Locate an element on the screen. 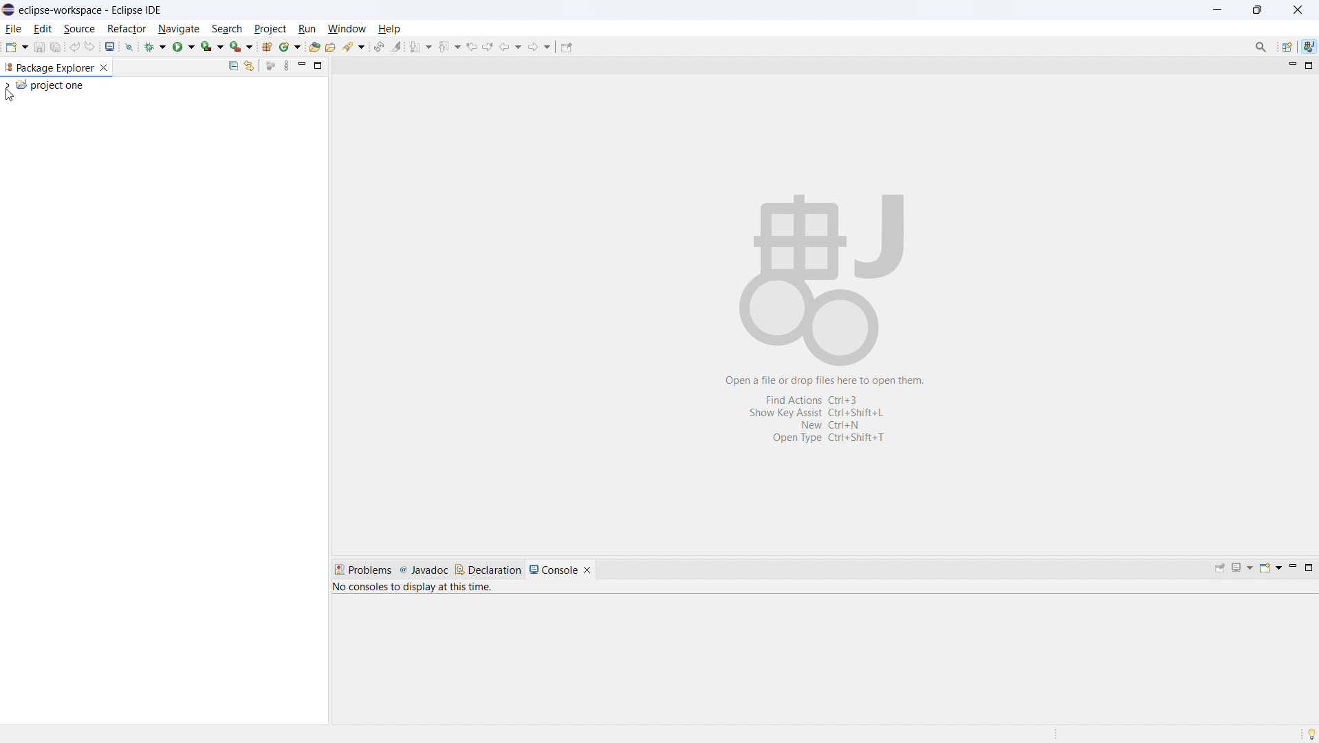  close is located at coordinates (107, 67).